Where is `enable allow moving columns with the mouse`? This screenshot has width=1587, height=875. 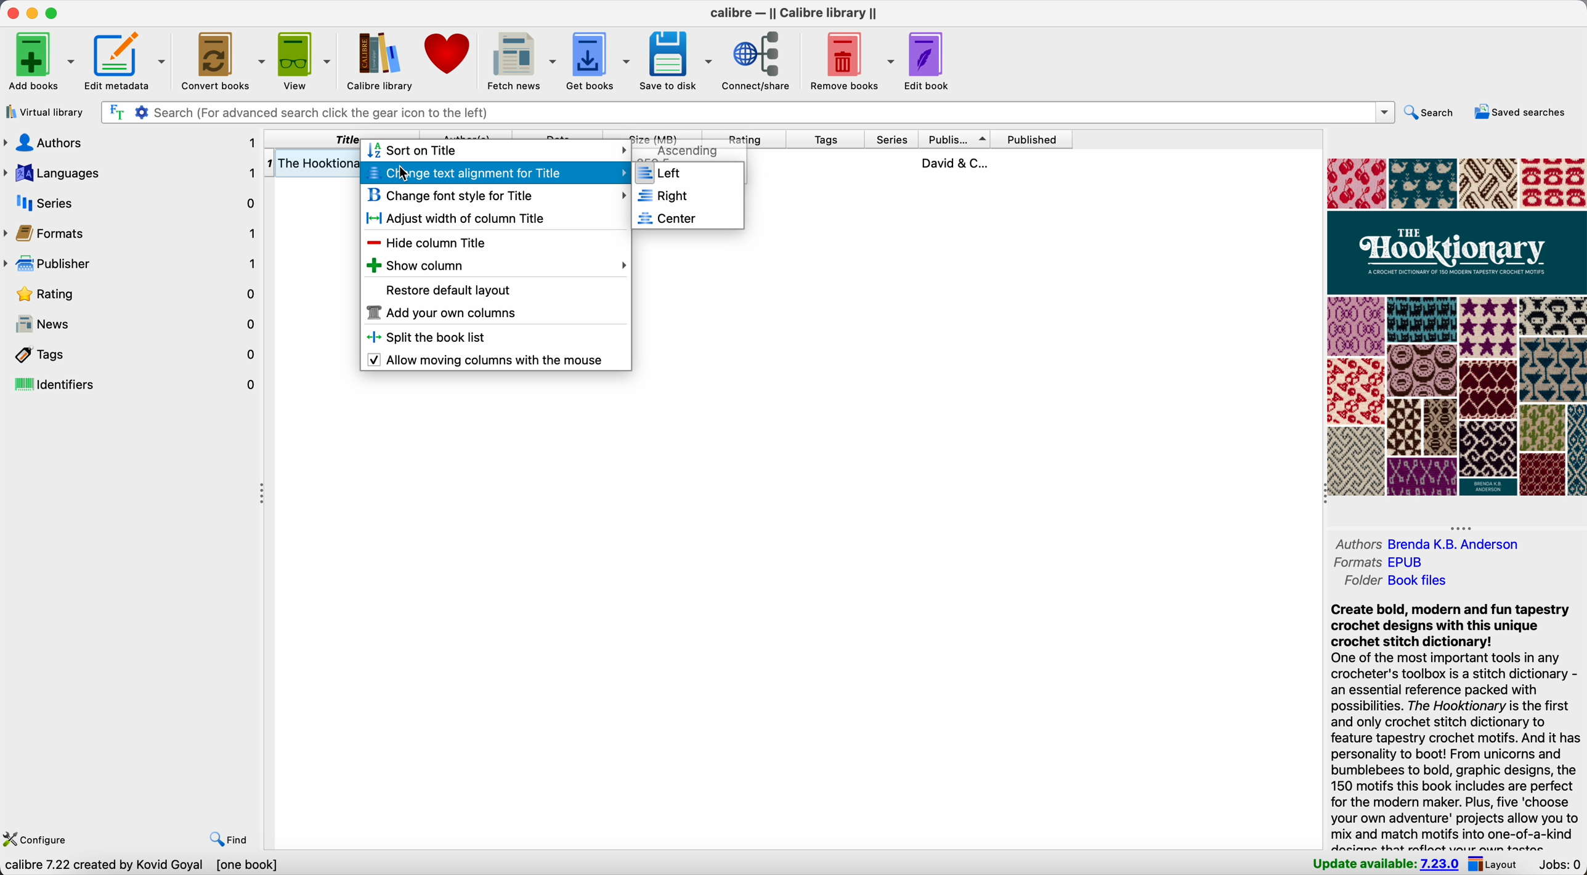 enable allow moving columns with the mouse is located at coordinates (487, 361).